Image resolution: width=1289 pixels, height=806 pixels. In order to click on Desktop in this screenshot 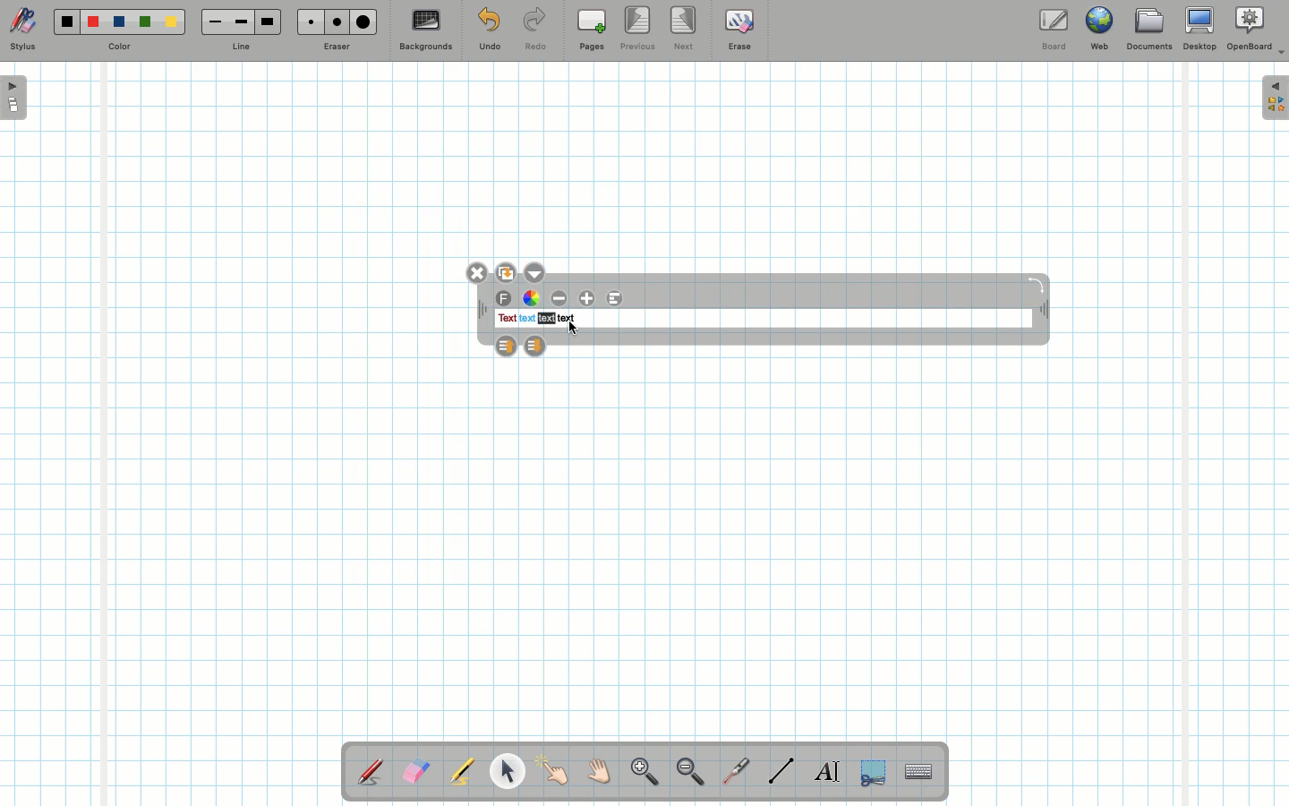, I will do `click(1202, 29)`.